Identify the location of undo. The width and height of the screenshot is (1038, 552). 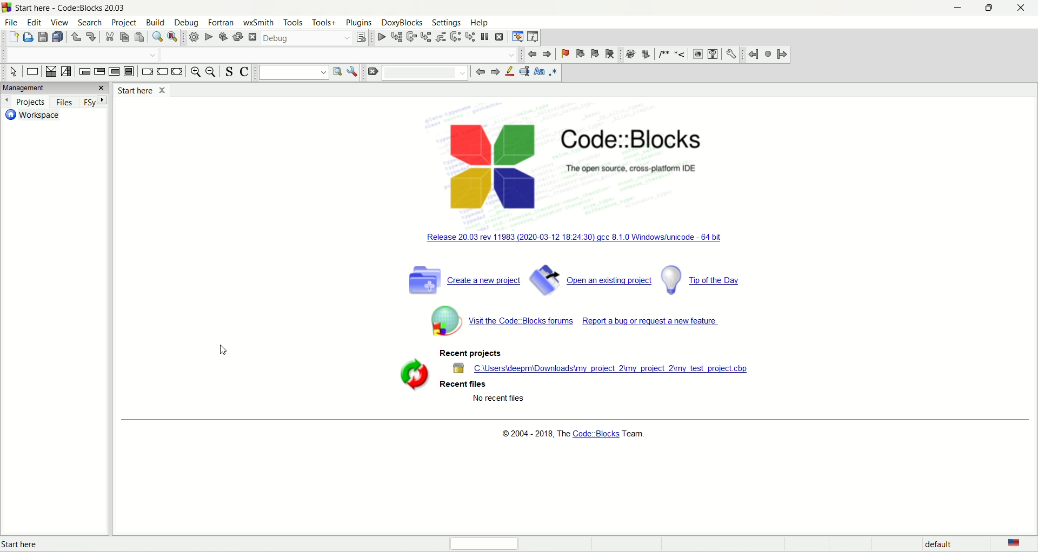
(76, 36).